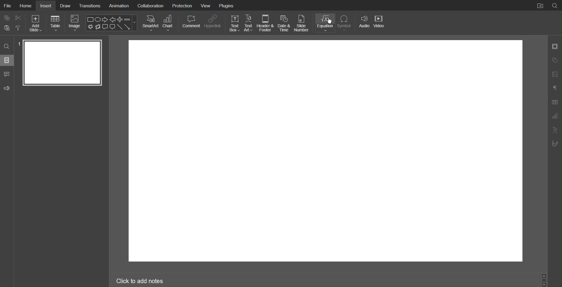  I want to click on Graph Settings, so click(554, 117).